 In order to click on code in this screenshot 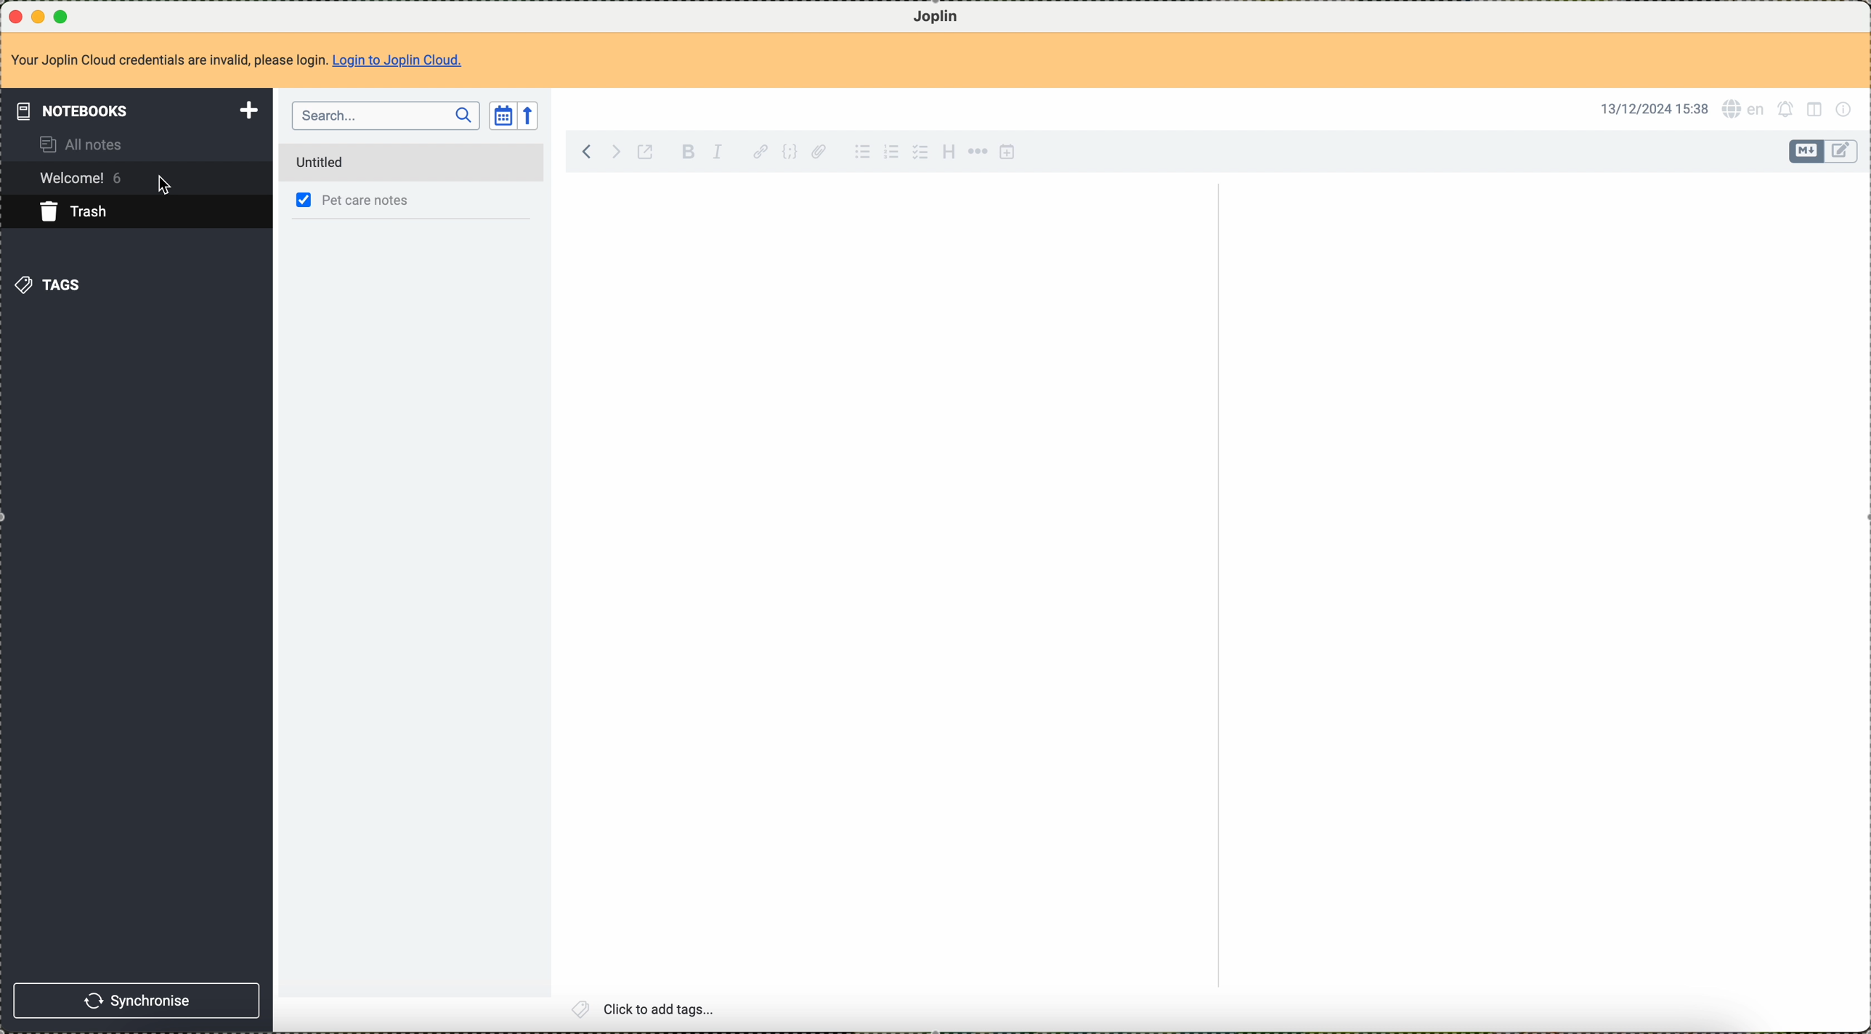, I will do `click(790, 152)`.